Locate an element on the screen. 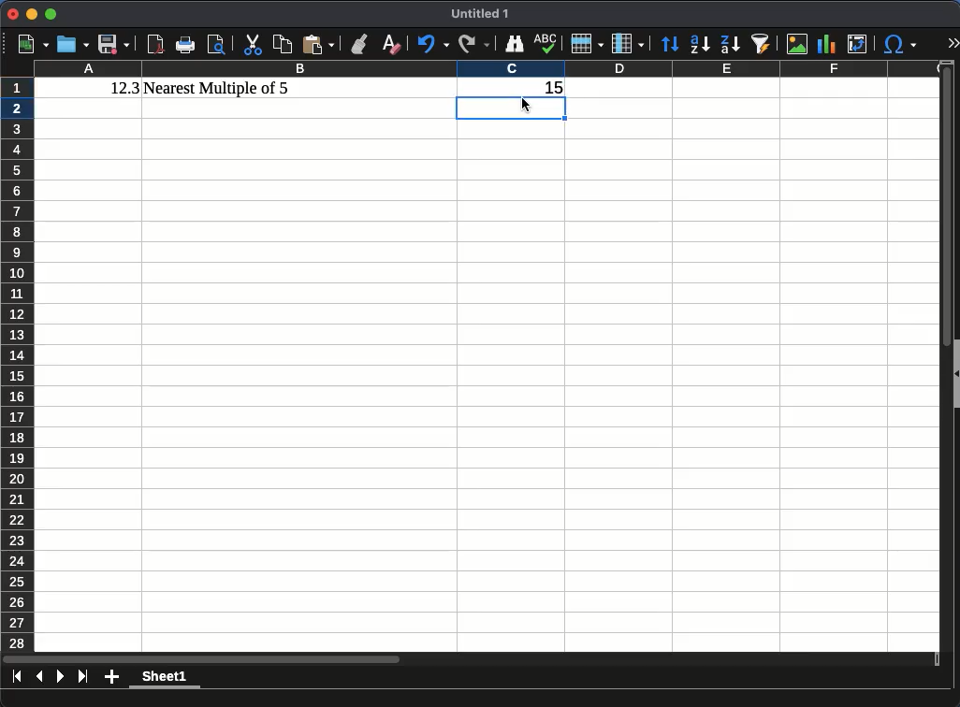  untitled 1 is located at coordinates (480, 14).